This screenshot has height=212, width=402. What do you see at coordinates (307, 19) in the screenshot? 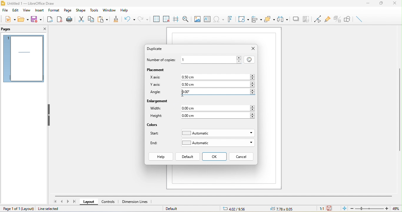
I see `crop image` at bounding box center [307, 19].